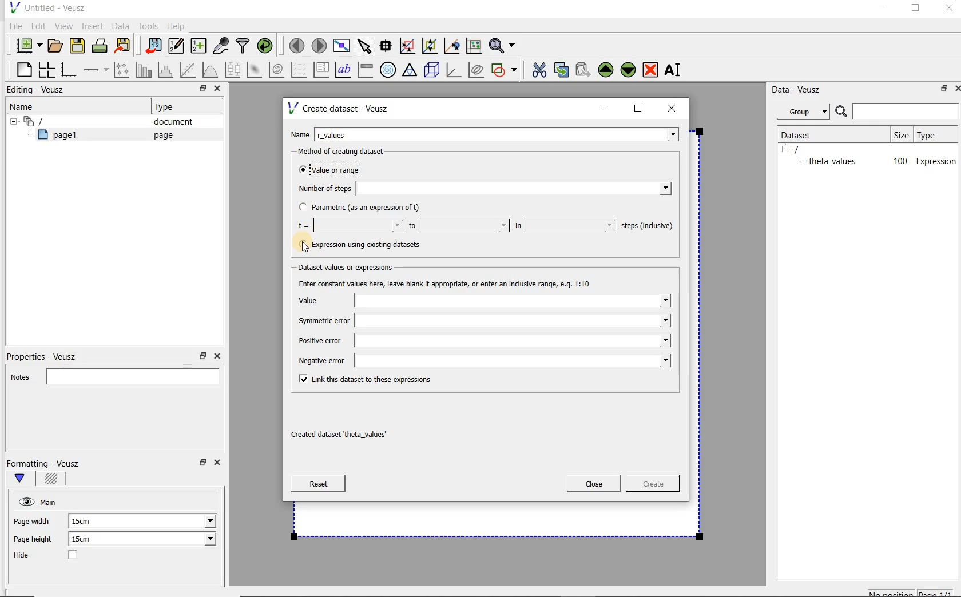 The image size is (961, 597). What do you see at coordinates (200, 90) in the screenshot?
I see `restore down` at bounding box center [200, 90].